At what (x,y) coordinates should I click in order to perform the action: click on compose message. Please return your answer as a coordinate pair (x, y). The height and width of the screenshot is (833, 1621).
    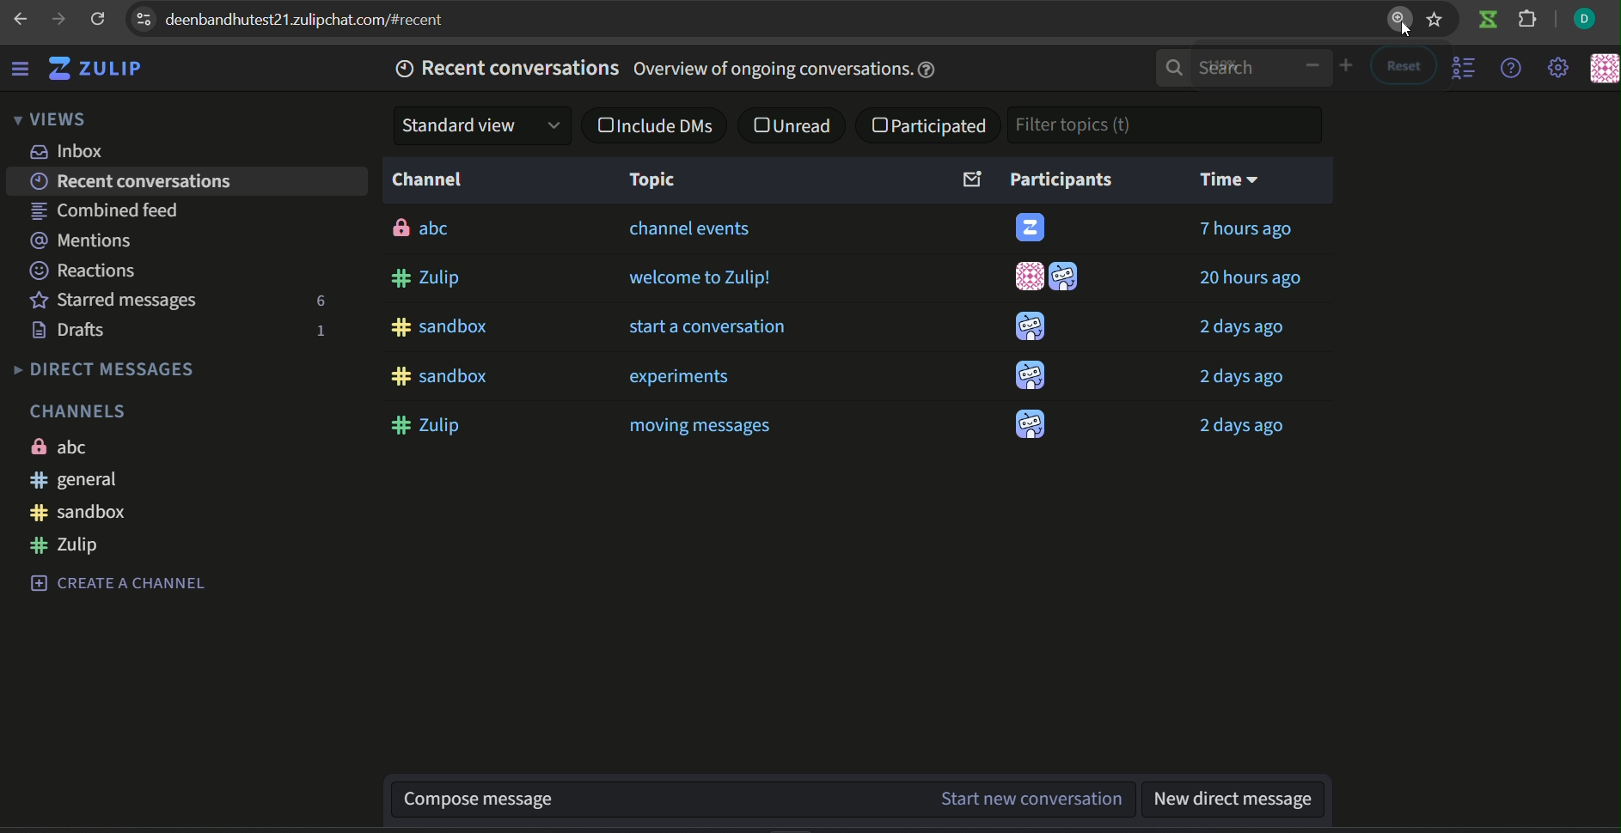
    Looking at the image, I should click on (657, 799).